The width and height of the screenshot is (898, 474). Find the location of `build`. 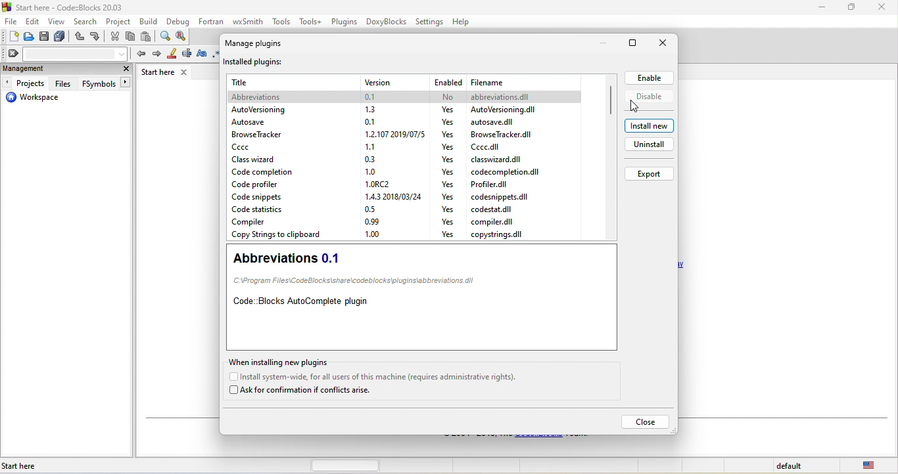

build is located at coordinates (149, 21).